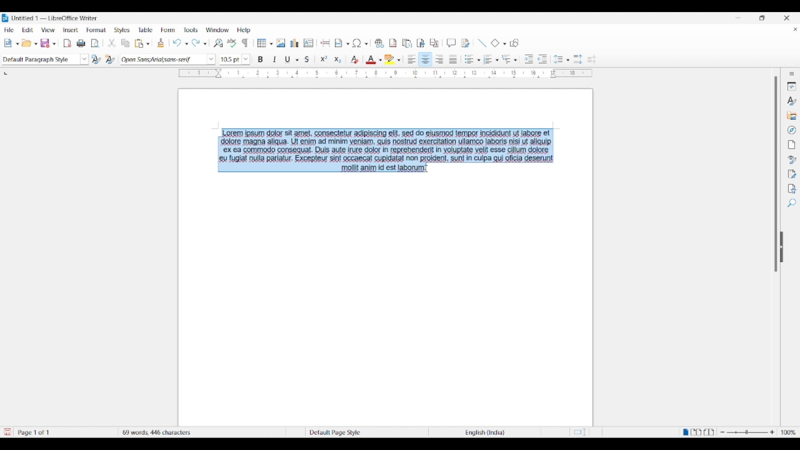 This screenshot has width=800, height=450. What do you see at coordinates (211, 59) in the screenshot?
I see `Font name options` at bounding box center [211, 59].